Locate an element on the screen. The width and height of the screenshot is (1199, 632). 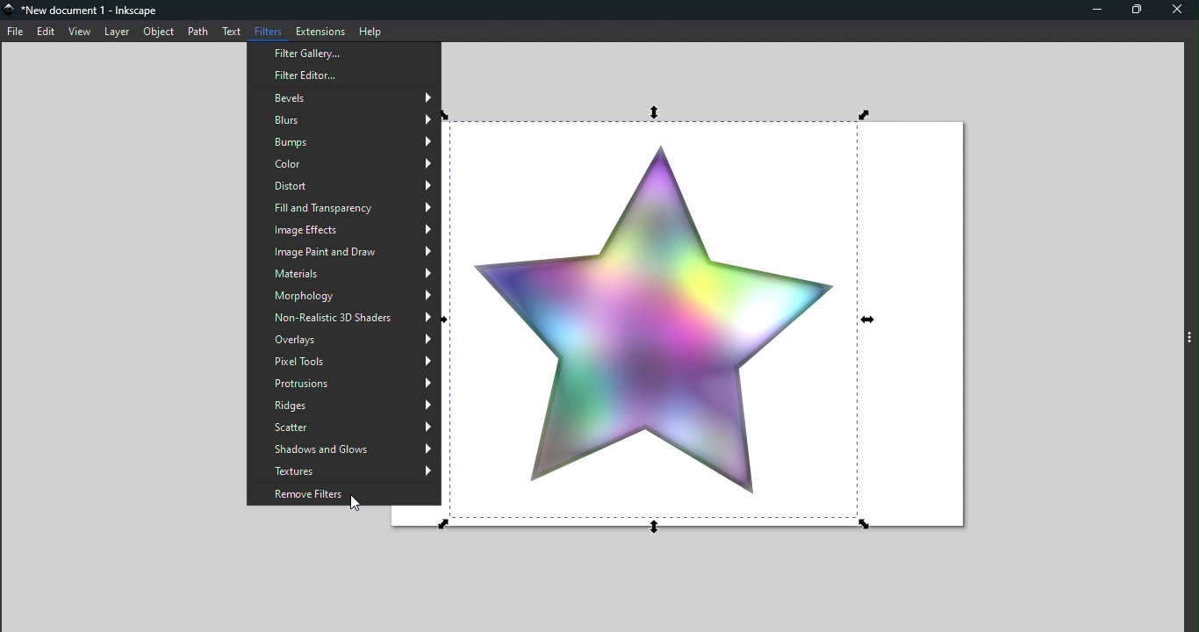
Minimize is located at coordinates (1095, 10).